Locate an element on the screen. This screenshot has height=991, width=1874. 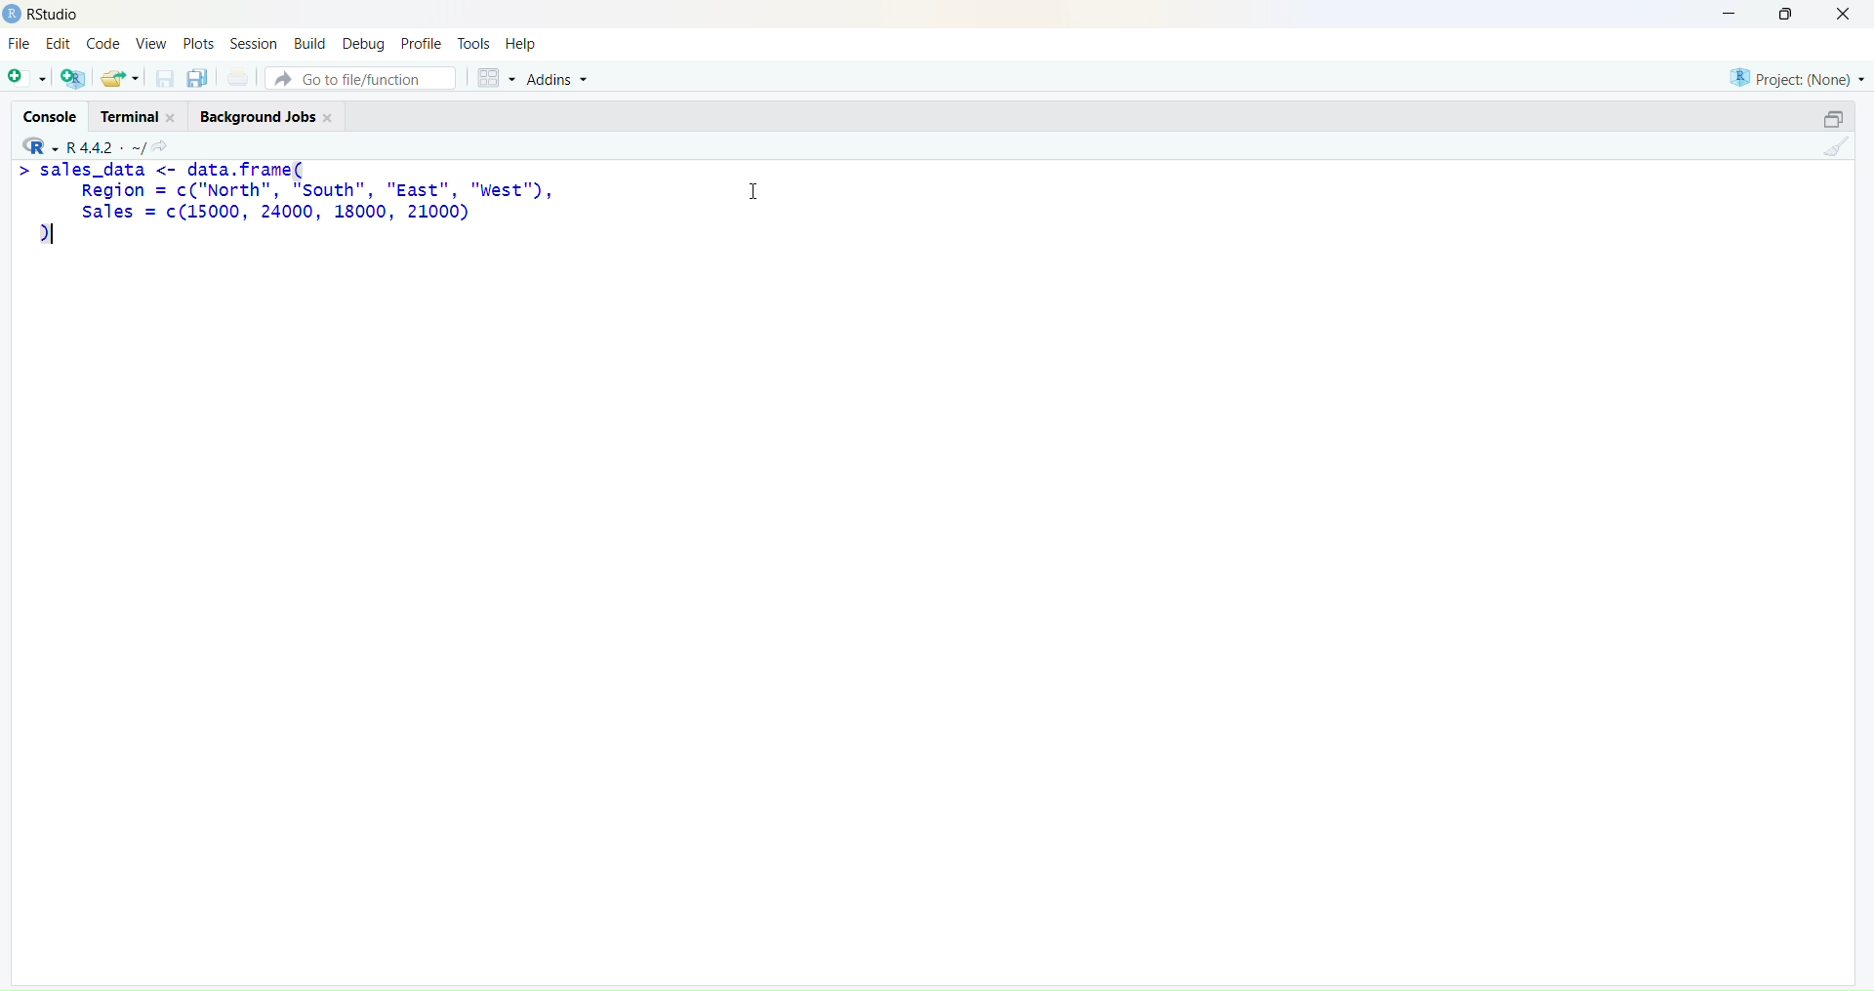
Edit is located at coordinates (57, 46).